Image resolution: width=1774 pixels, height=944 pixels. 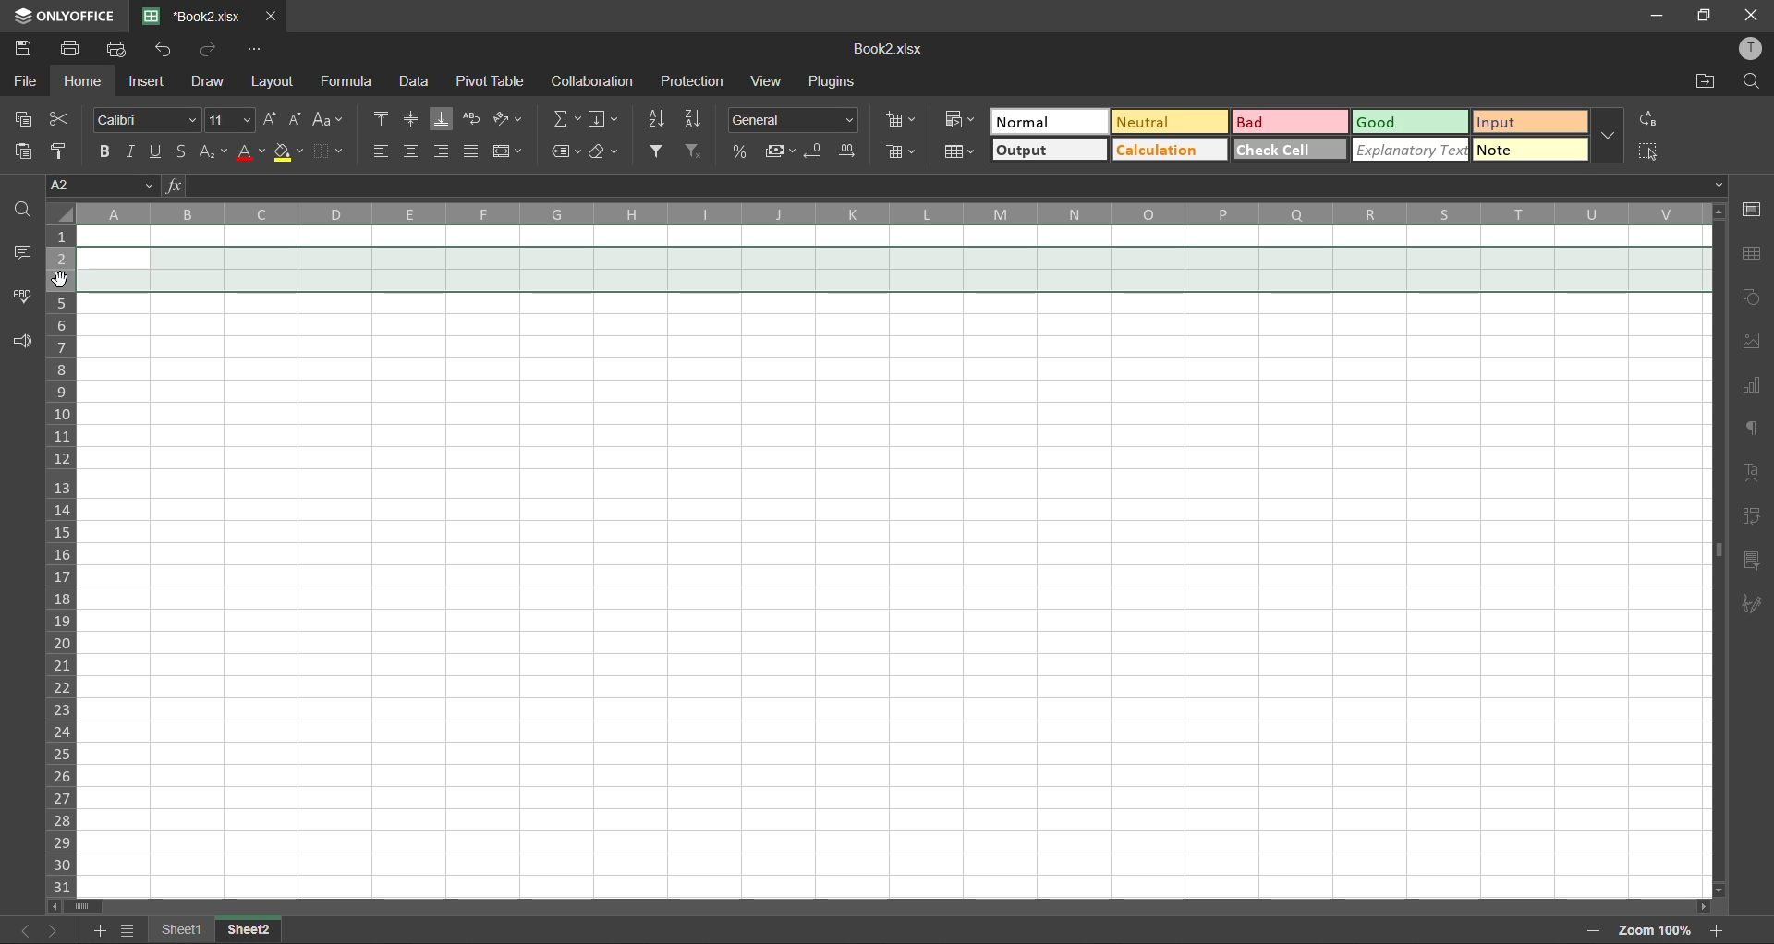 What do you see at coordinates (24, 152) in the screenshot?
I see `paste` at bounding box center [24, 152].